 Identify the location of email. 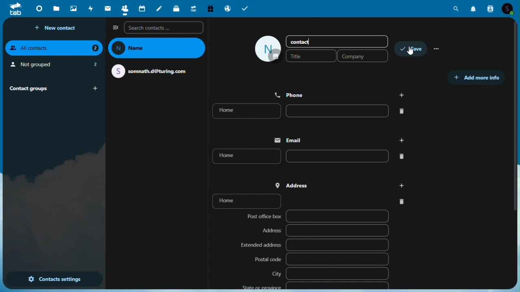
(152, 71).